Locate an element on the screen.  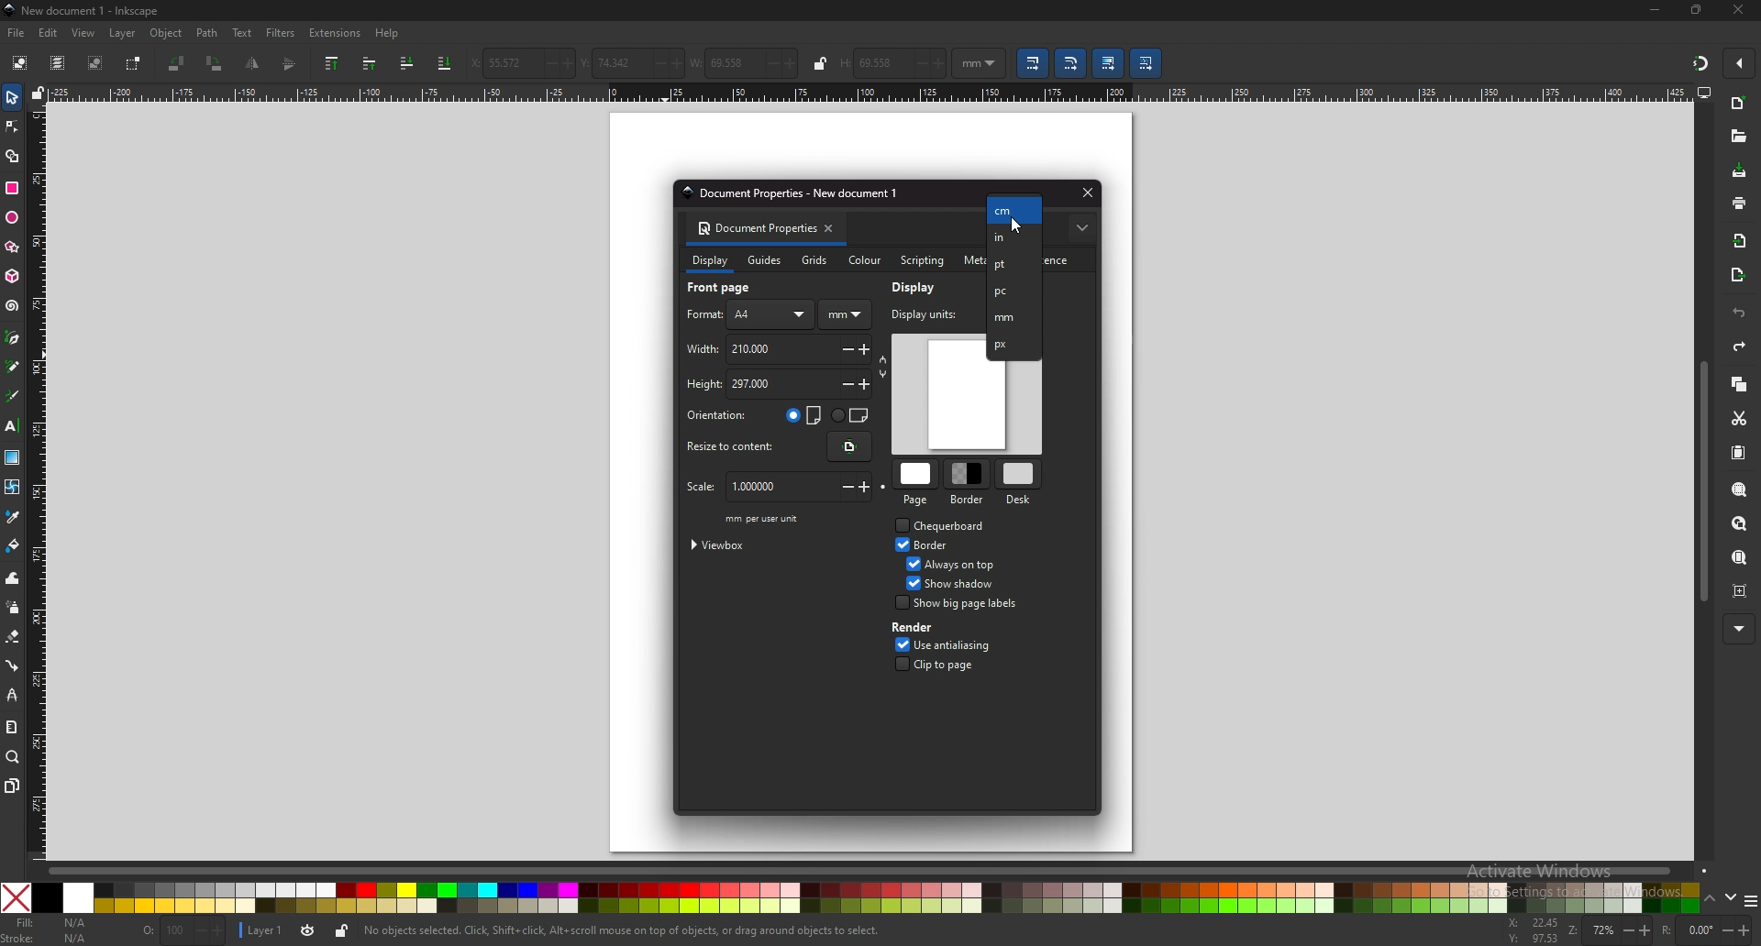
close tab is located at coordinates (833, 228).